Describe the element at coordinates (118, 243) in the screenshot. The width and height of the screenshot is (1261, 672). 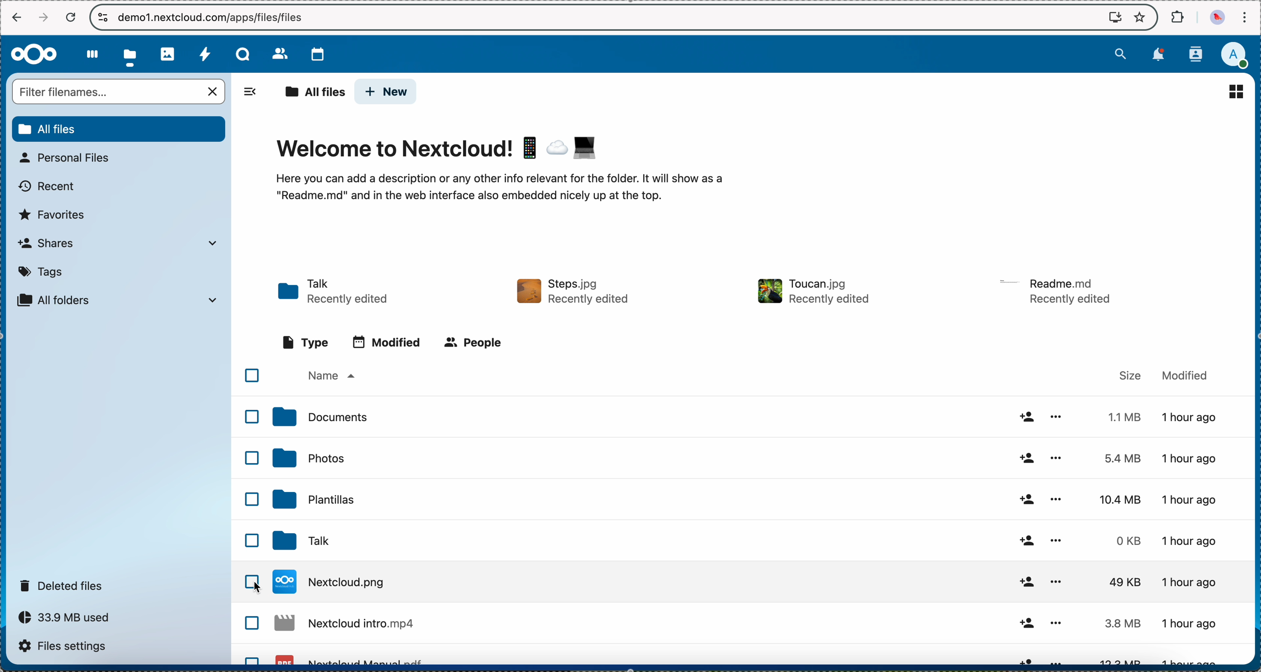
I see `shares` at that location.